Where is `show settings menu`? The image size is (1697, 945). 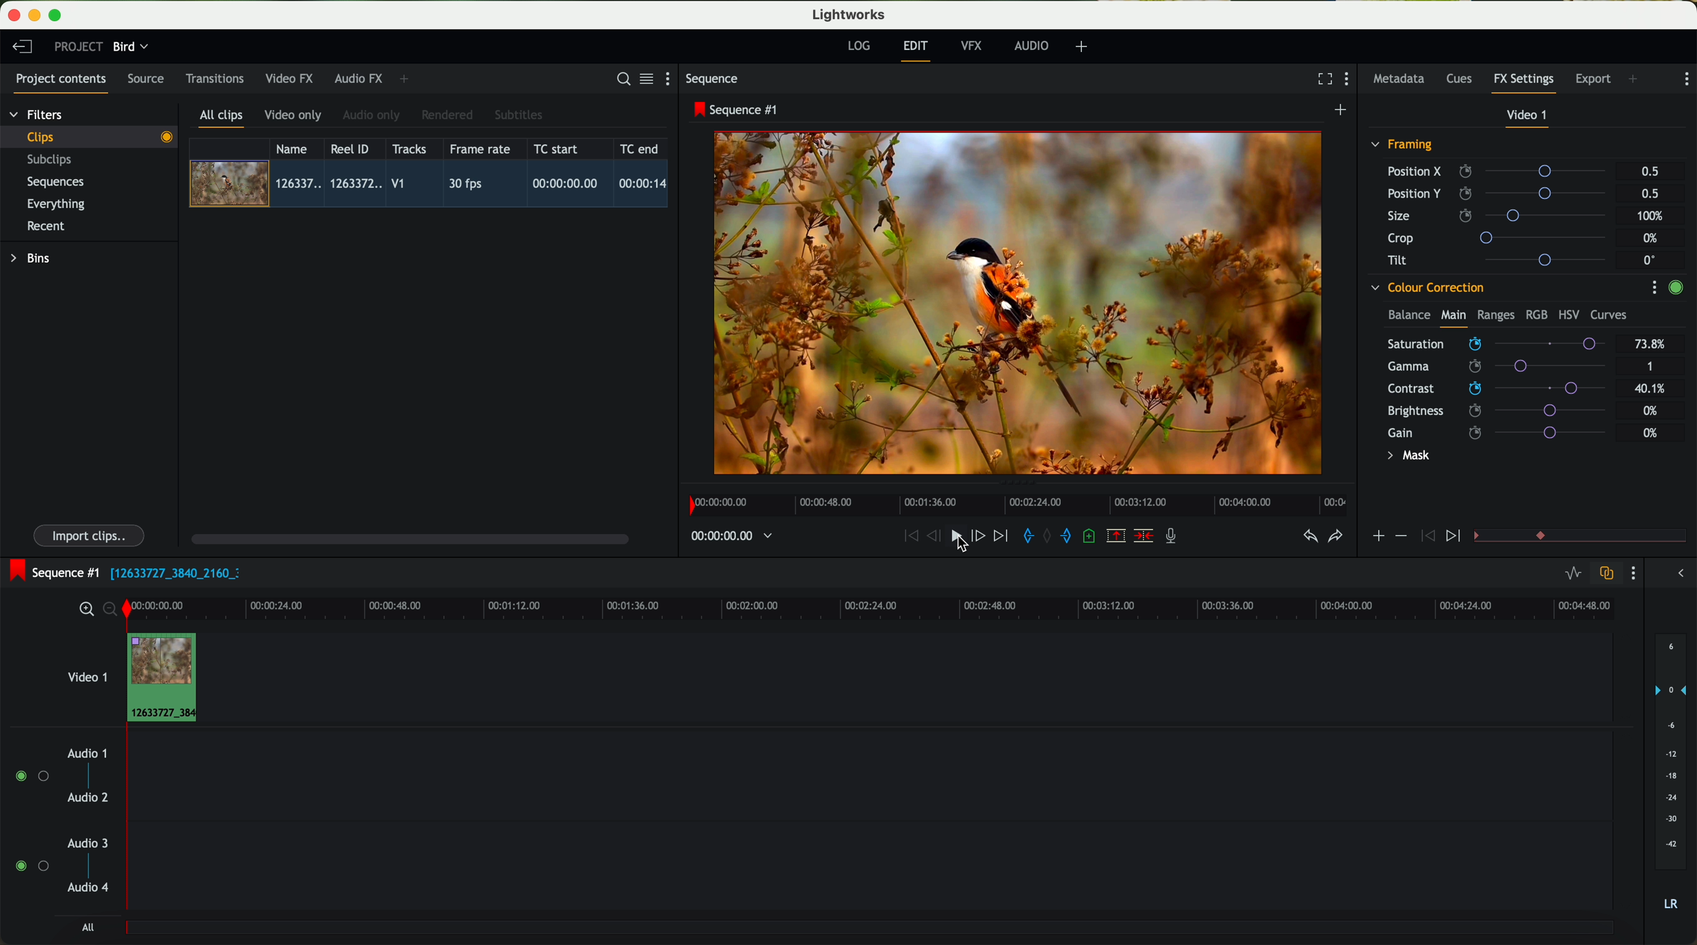 show settings menu is located at coordinates (1632, 573).